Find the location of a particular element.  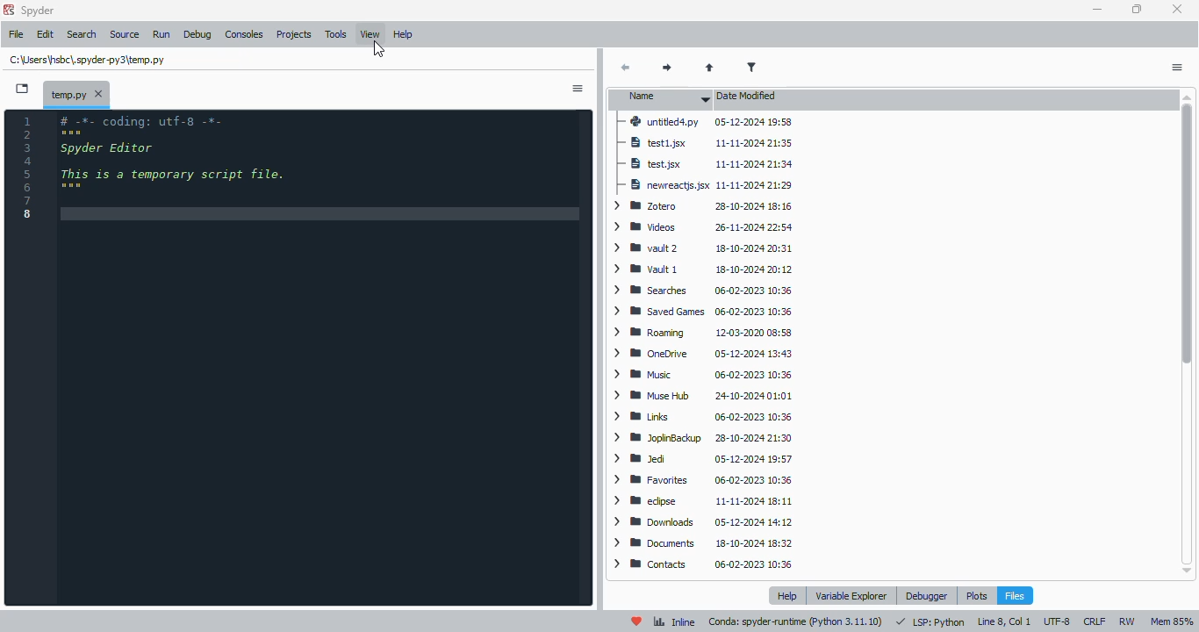

Muse Hub is located at coordinates (707, 396).